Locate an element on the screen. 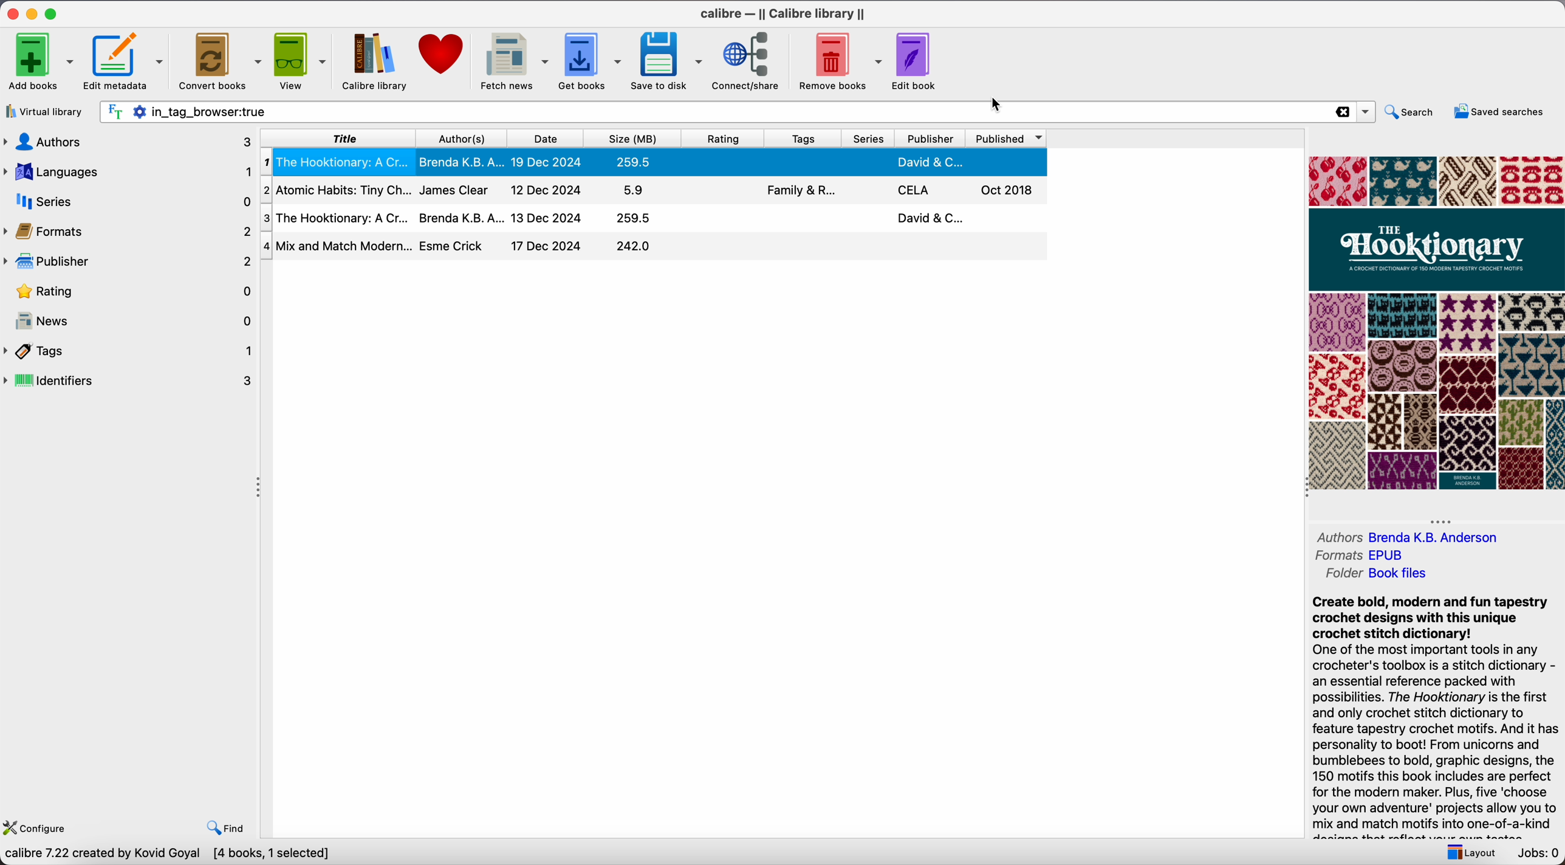  convert books is located at coordinates (221, 60).